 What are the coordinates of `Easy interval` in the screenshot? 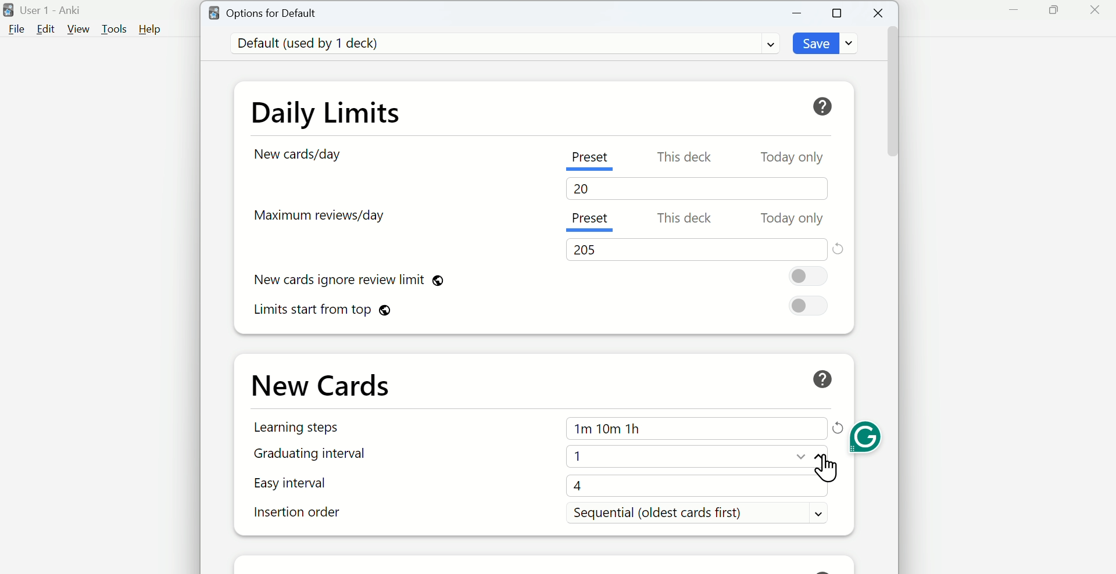 It's located at (304, 485).